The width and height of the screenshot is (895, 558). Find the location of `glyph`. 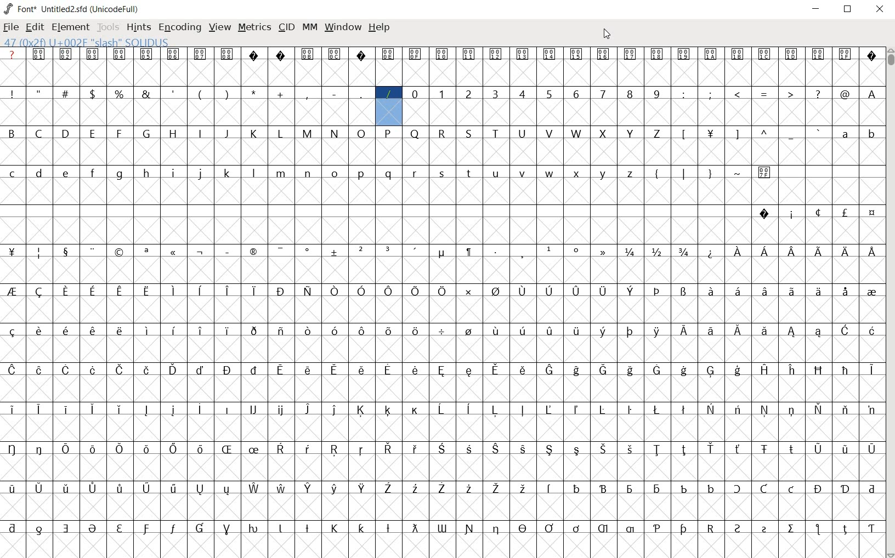

glyph is located at coordinates (819, 370).